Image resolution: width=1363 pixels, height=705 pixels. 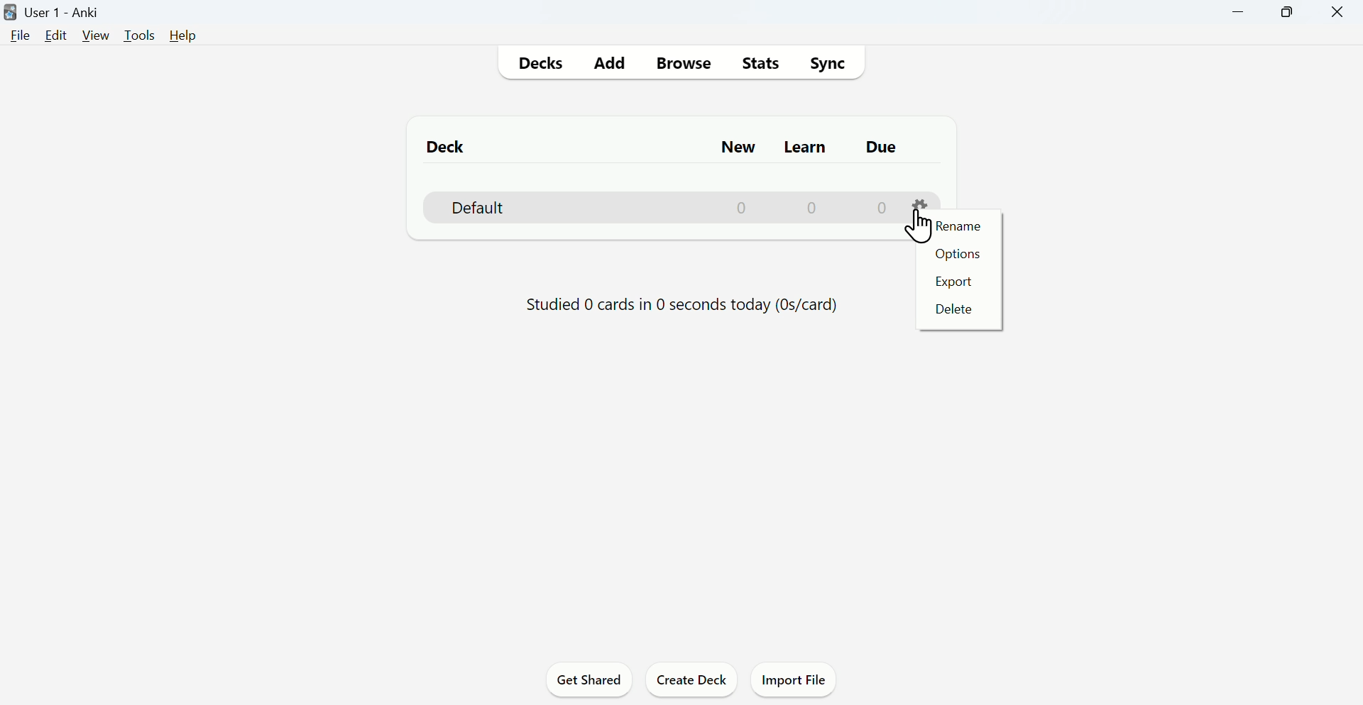 What do you see at coordinates (794, 679) in the screenshot?
I see `Import File` at bounding box center [794, 679].